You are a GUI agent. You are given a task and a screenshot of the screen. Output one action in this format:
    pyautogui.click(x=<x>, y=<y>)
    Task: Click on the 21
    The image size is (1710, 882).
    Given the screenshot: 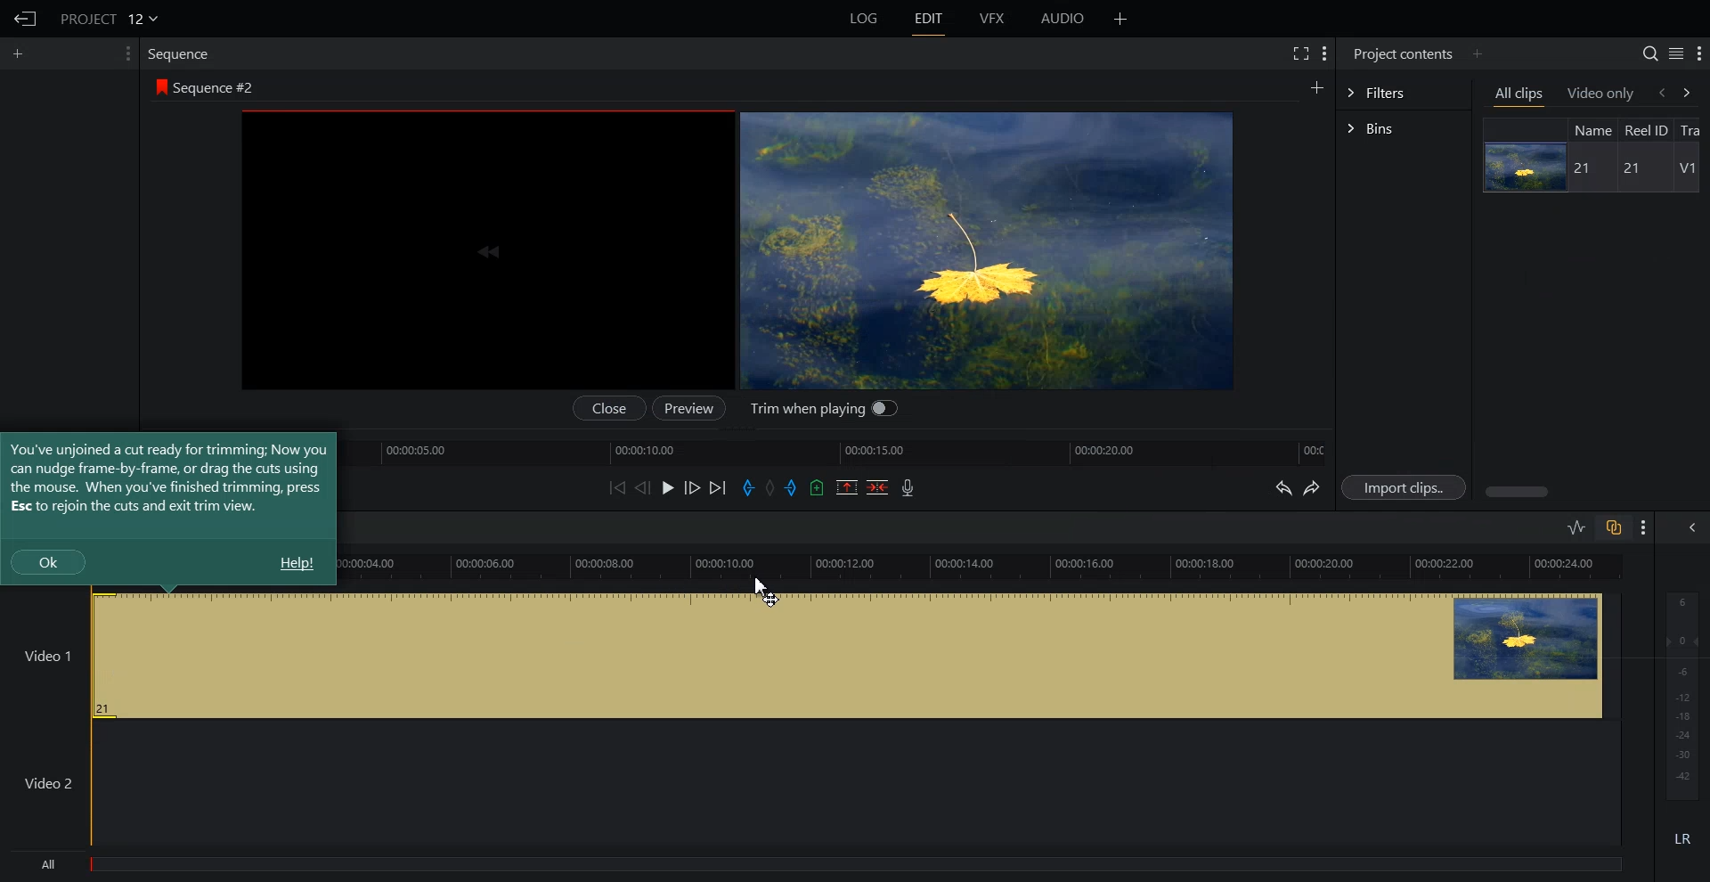 What is the action you would take?
    pyautogui.click(x=1628, y=168)
    